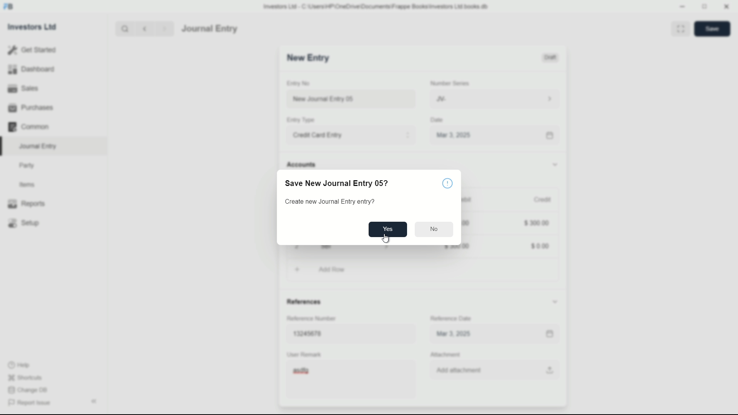 The image size is (738, 415). I want to click on Save New Journal Entry 05?, so click(339, 184).